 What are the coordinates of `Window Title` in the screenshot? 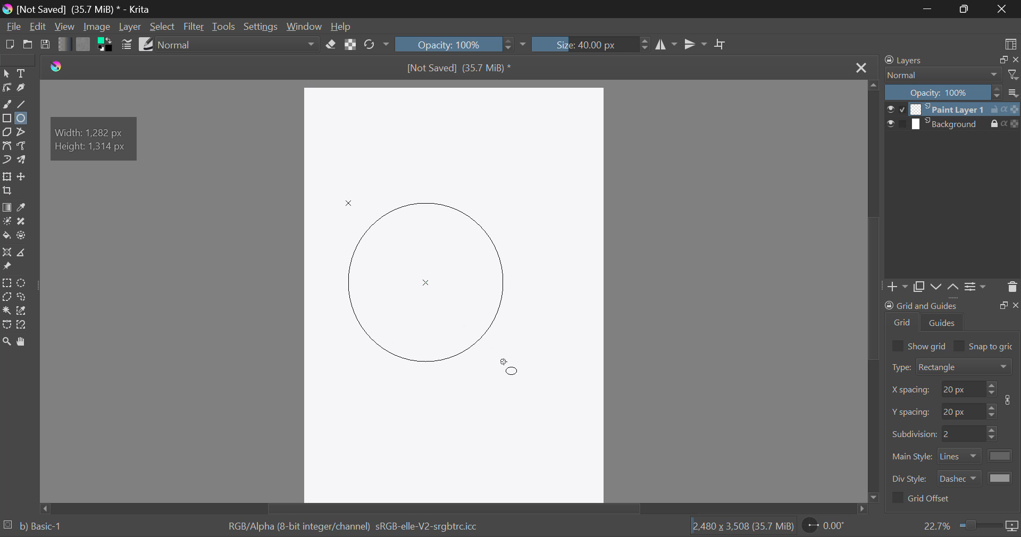 It's located at (78, 9).